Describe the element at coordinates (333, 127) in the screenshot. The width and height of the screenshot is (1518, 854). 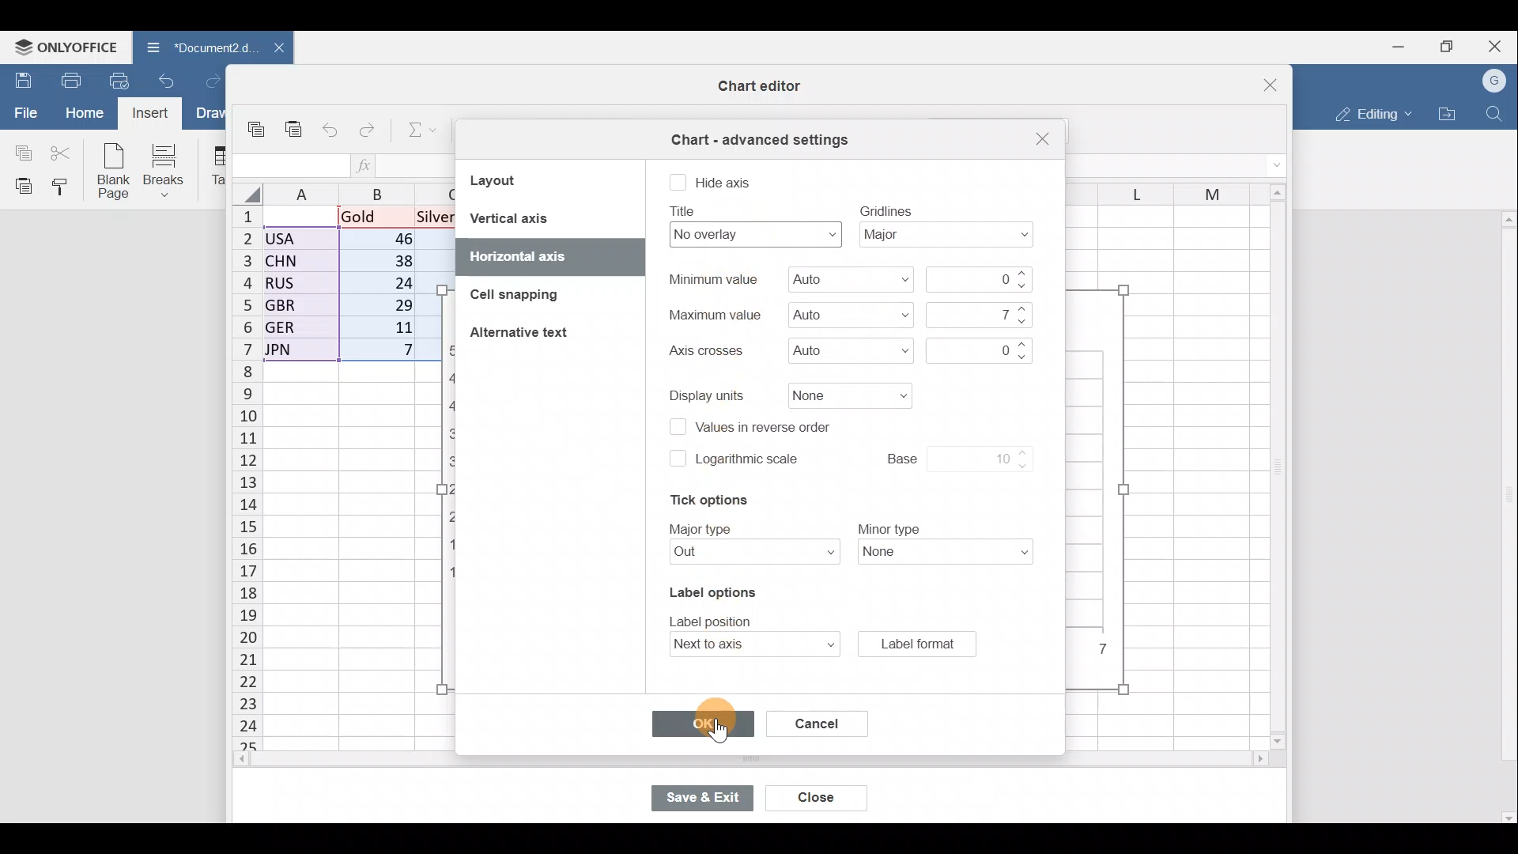
I see `Undo` at that location.